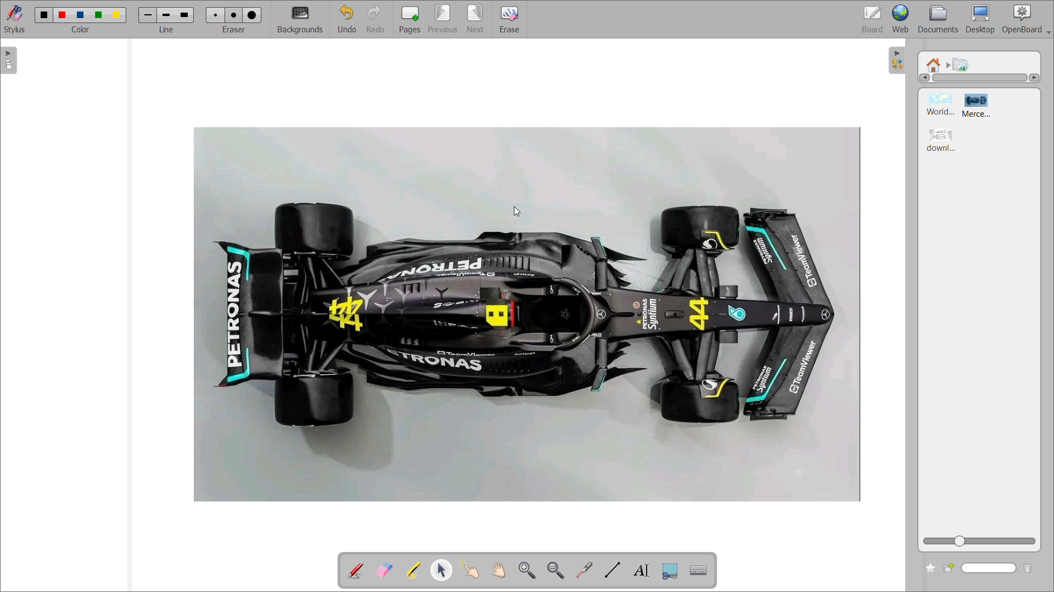 The height and width of the screenshot is (592, 1054). I want to click on image 3, so click(943, 138).